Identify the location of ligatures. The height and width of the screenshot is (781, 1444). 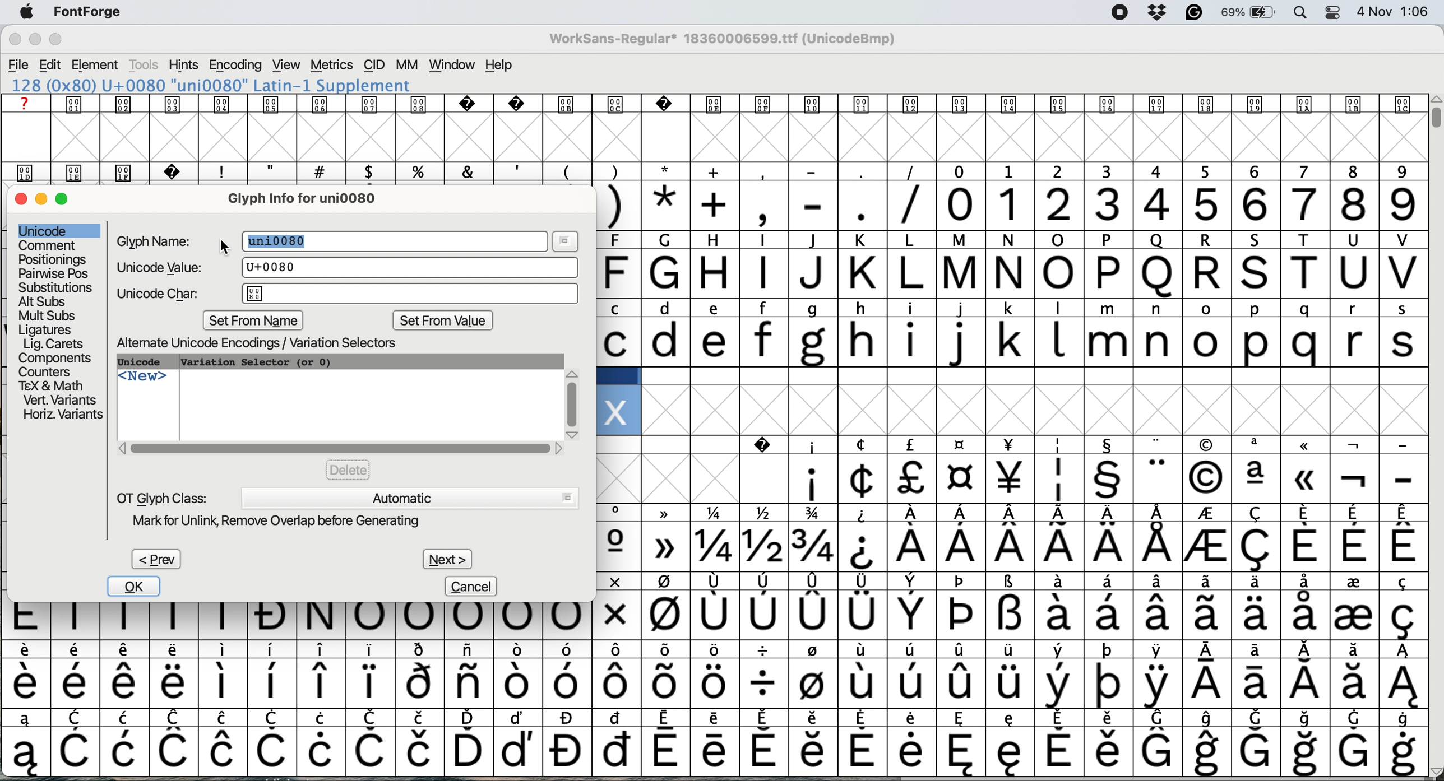
(48, 328).